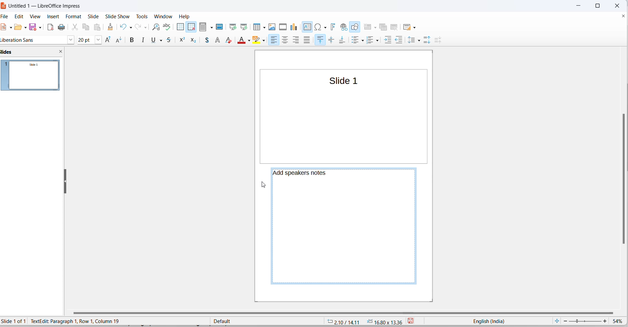 The width and height of the screenshot is (628, 327). I want to click on insert audio and video, so click(283, 27).